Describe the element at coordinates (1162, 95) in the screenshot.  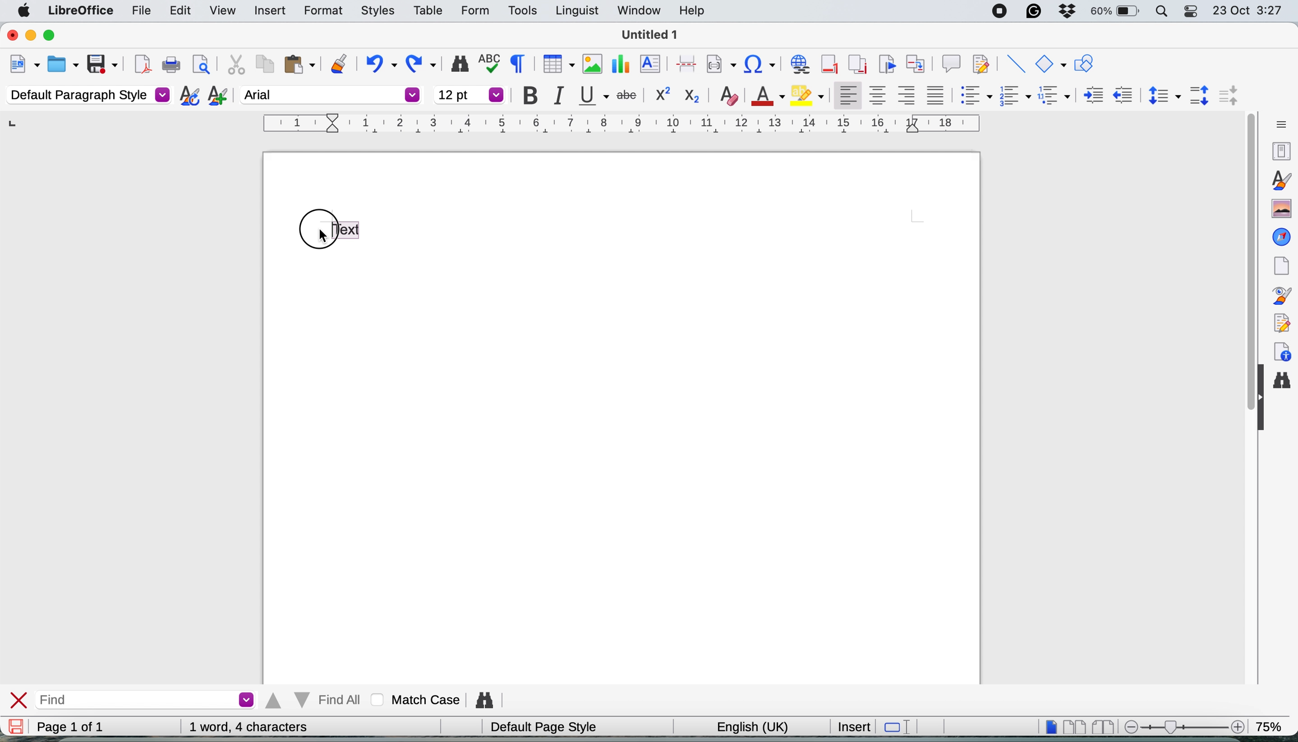
I see `set line spacing` at that location.